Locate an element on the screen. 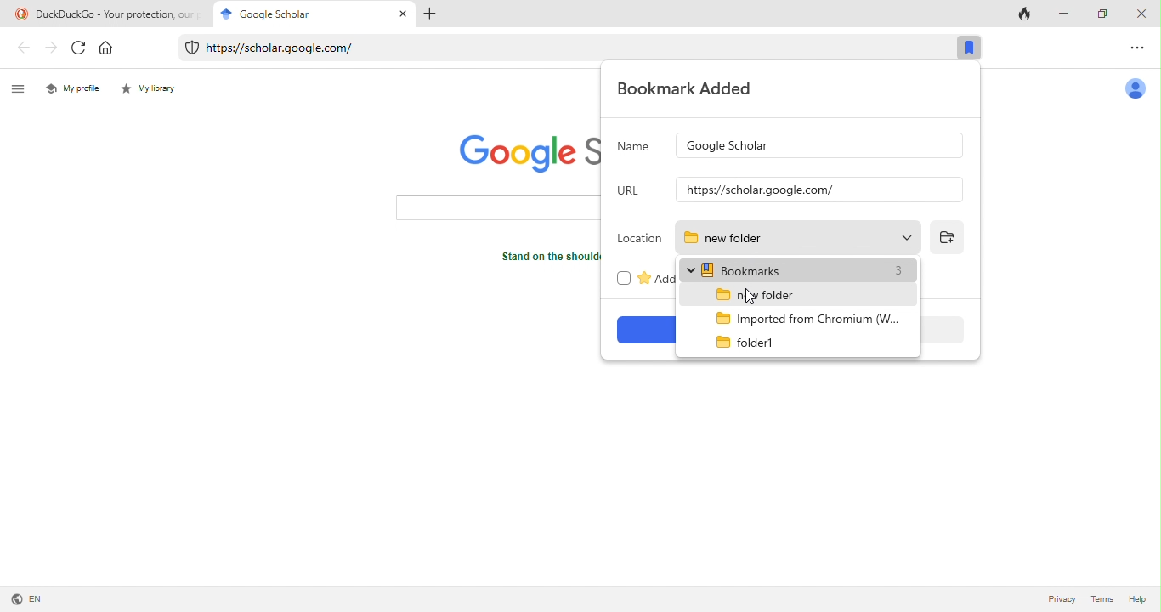 This screenshot has height=612, width=1161. help is located at coordinates (1136, 600).